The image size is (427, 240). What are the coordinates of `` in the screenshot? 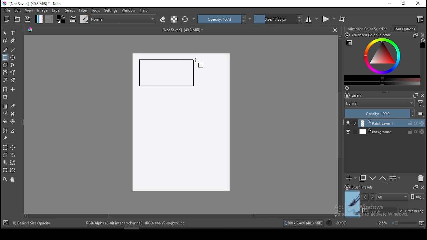 It's located at (329, 18).